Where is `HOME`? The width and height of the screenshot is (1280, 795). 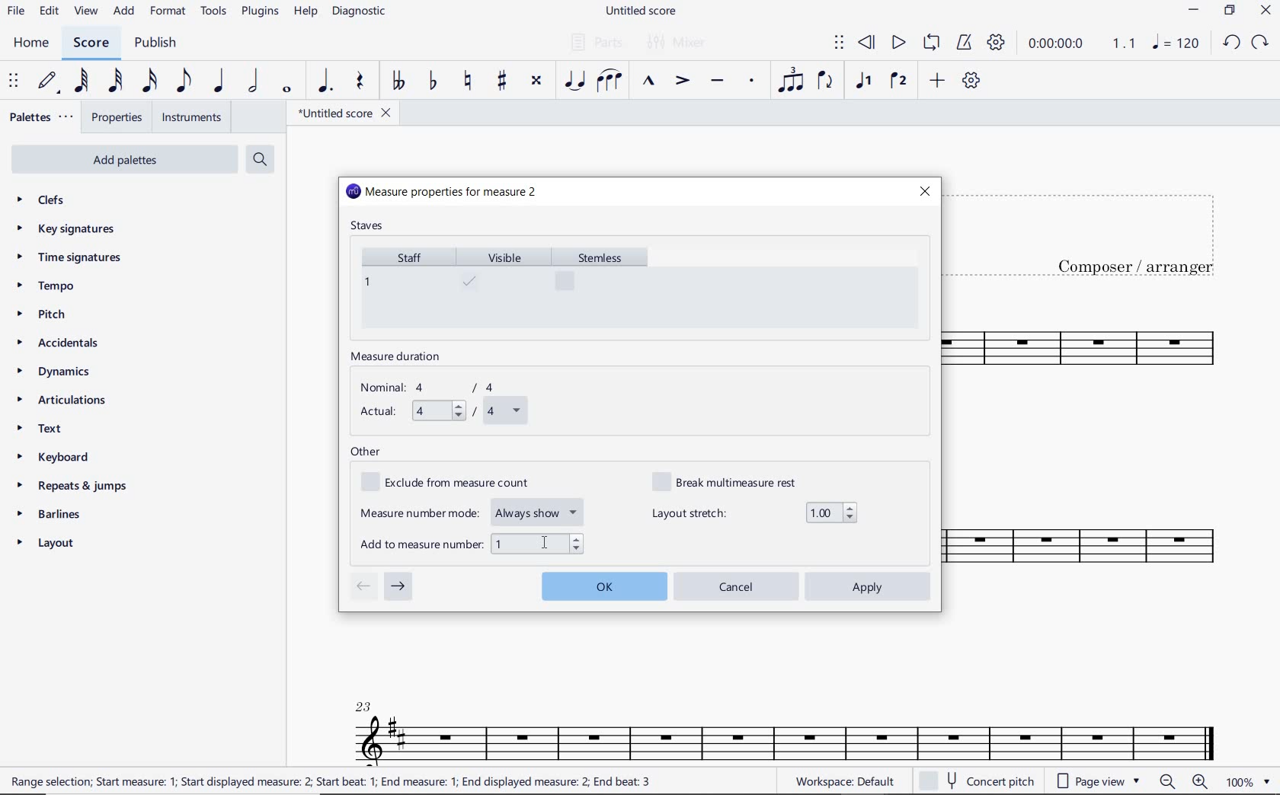 HOME is located at coordinates (30, 43).